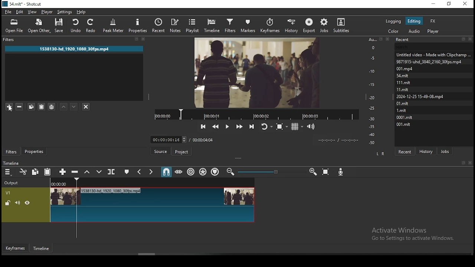 This screenshot has width=475, height=267. I want to click on 1.mlt, so click(403, 110).